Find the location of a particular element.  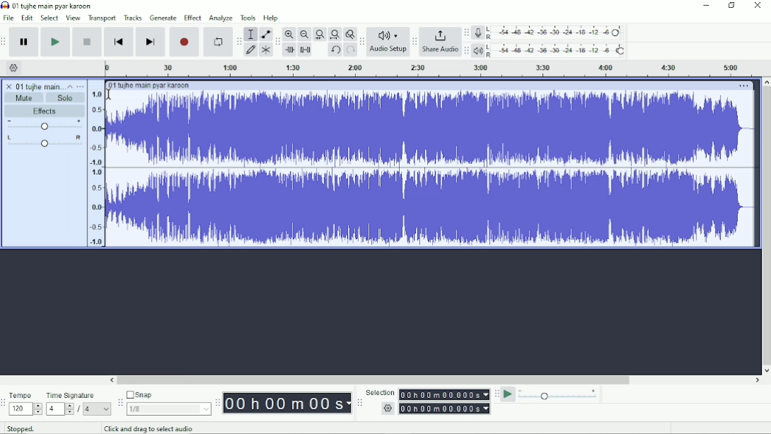

Audacity edit toolbar is located at coordinates (277, 42).